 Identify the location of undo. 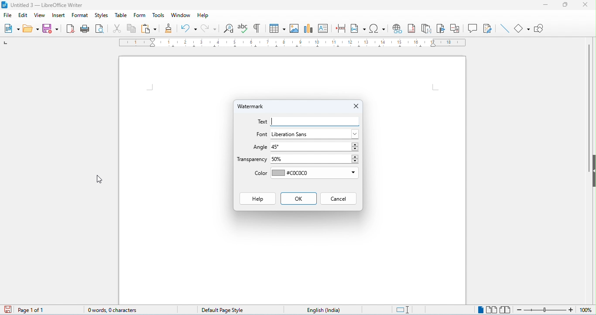
(189, 28).